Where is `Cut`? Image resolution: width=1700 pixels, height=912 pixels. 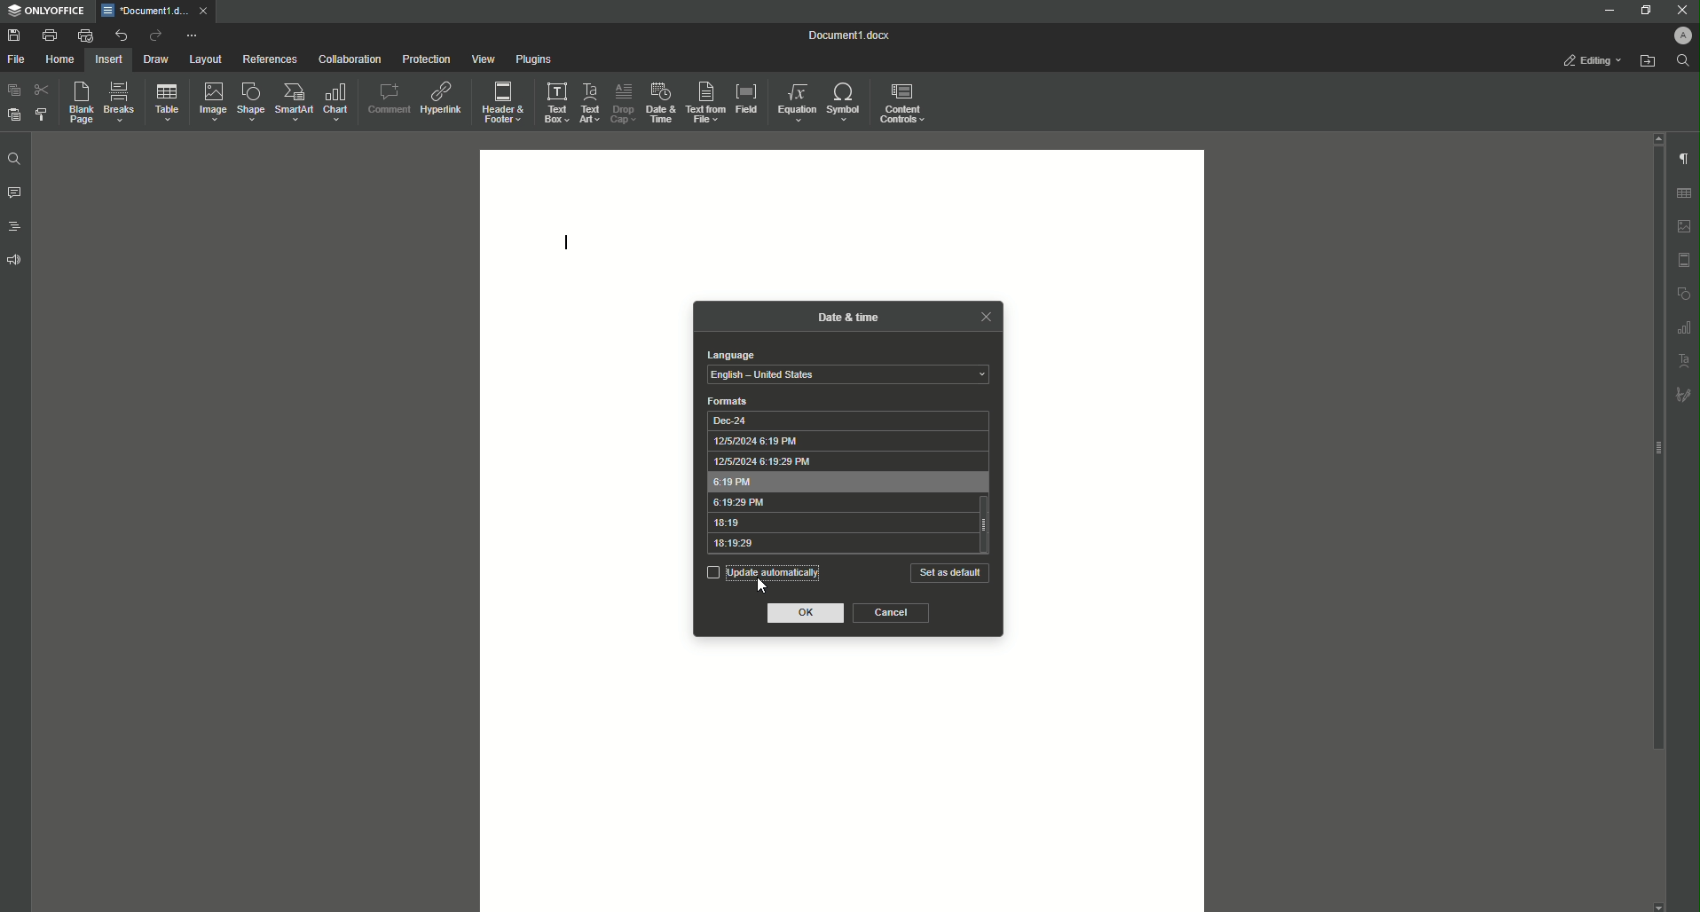
Cut is located at coordinates (41, 90).